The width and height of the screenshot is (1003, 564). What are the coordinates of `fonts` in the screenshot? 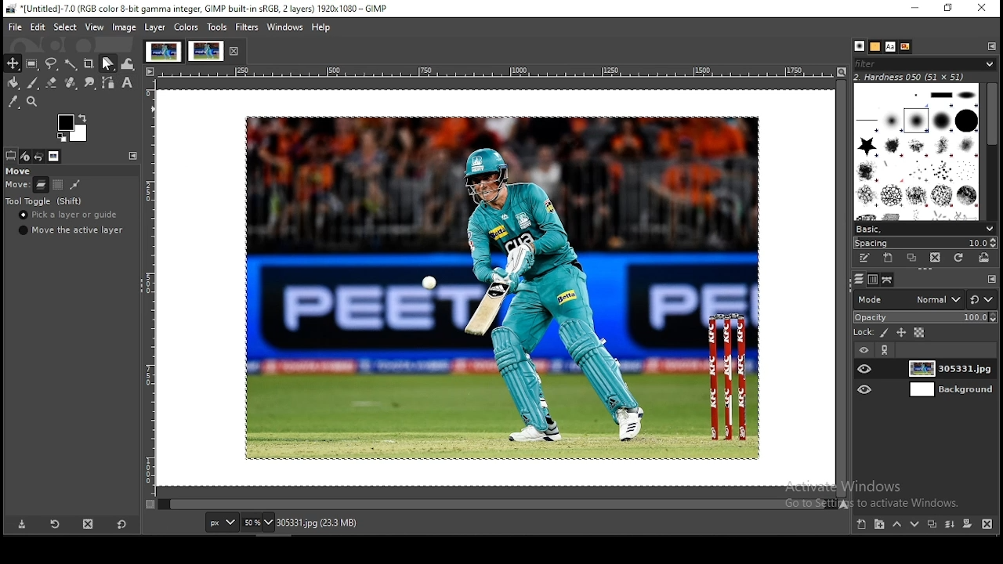 It's located at (890, 47).